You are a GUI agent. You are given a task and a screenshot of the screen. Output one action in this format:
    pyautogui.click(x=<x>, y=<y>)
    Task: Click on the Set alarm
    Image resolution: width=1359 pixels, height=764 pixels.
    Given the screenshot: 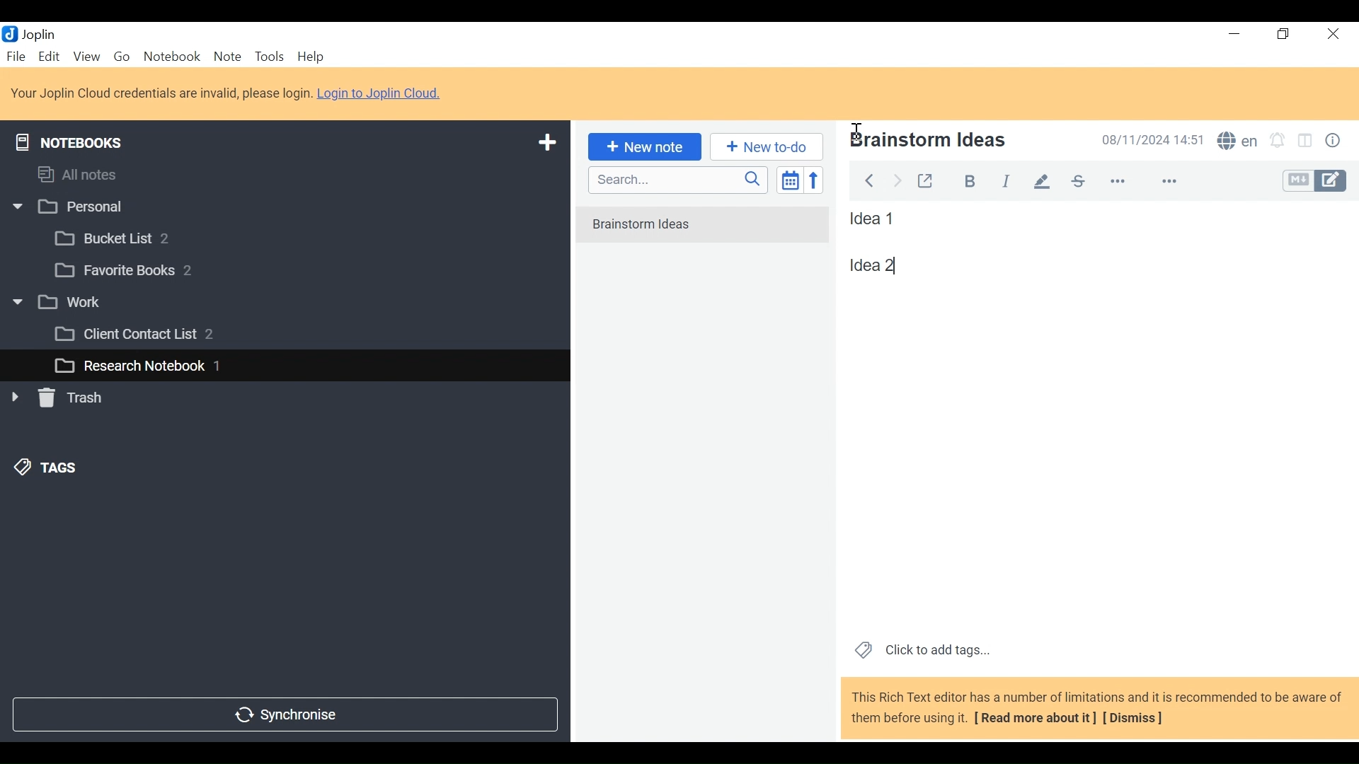 What is the action you would take?
    pyautogui.click(x=1278, y=142)
    